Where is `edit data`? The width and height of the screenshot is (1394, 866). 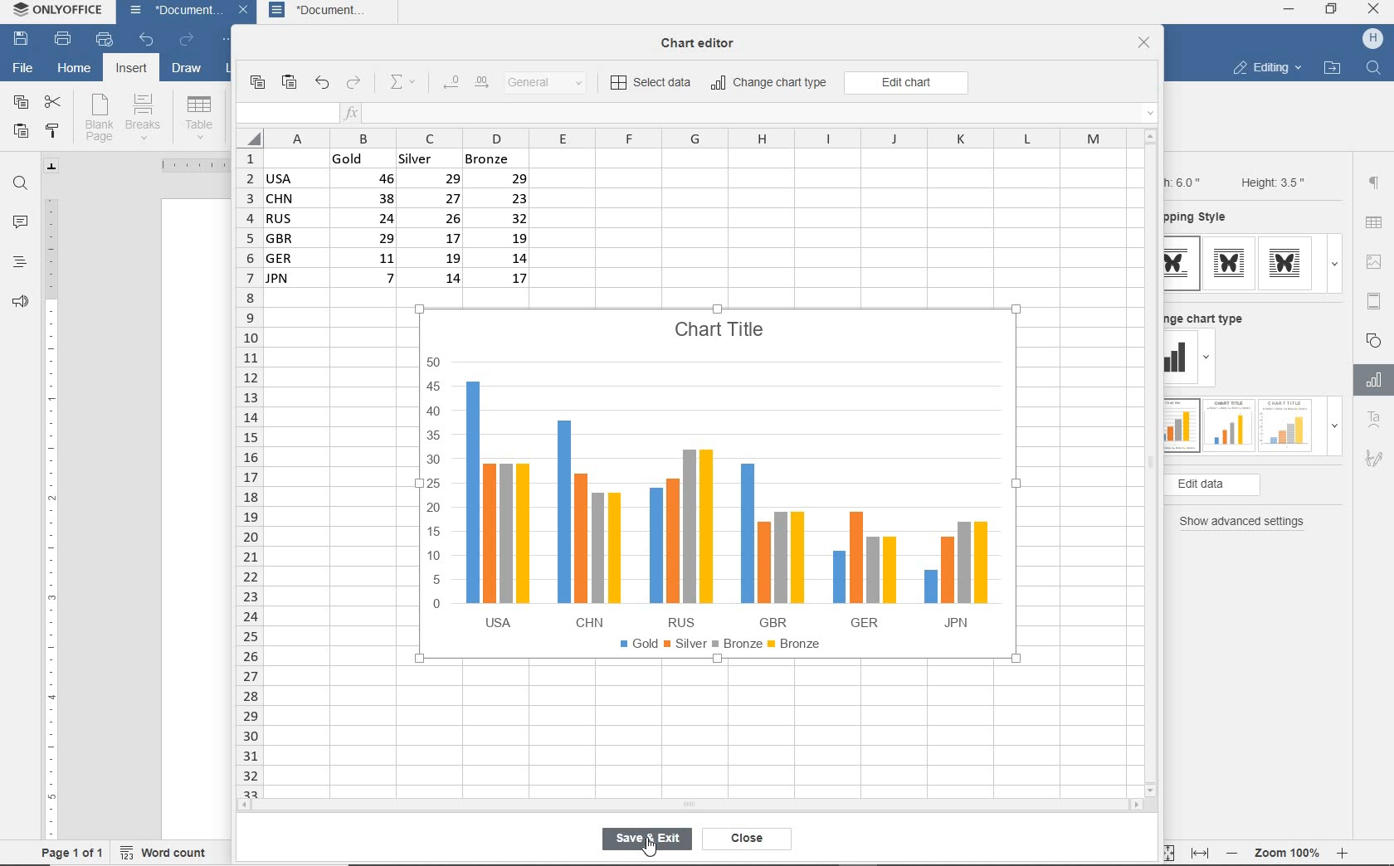 edit data is located at coordinates (1240, 485).